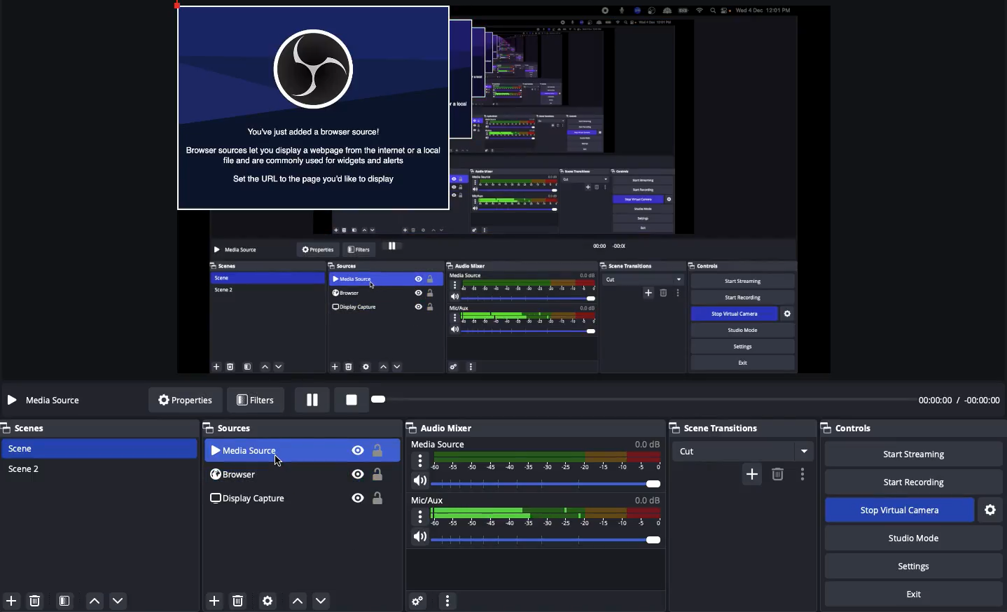 The height and width of the screenshot is (612, 1007). What do you see at coordinates (65, 601) in the screenshot?
I see `Scene filter` at bounding box center [65, 601].